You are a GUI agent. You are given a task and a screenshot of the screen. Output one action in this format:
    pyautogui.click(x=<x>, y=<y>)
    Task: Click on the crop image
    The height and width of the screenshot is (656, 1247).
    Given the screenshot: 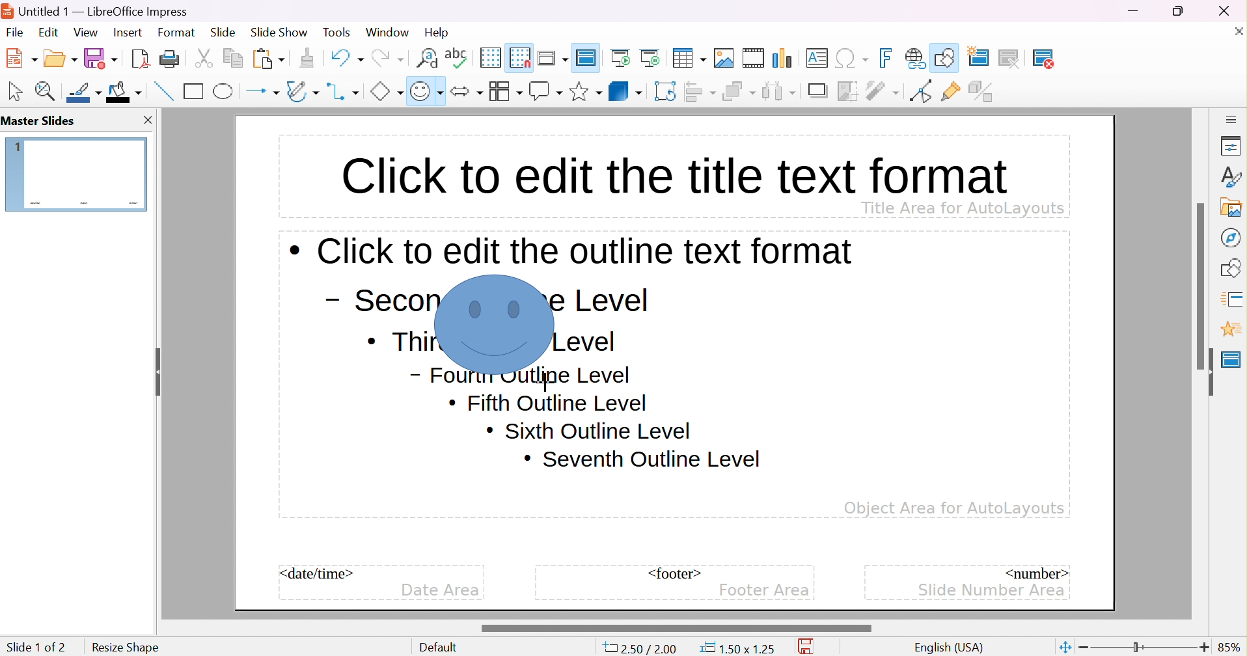 What is the action you would take?
    pyautogui.click(x=849, y=91)
    